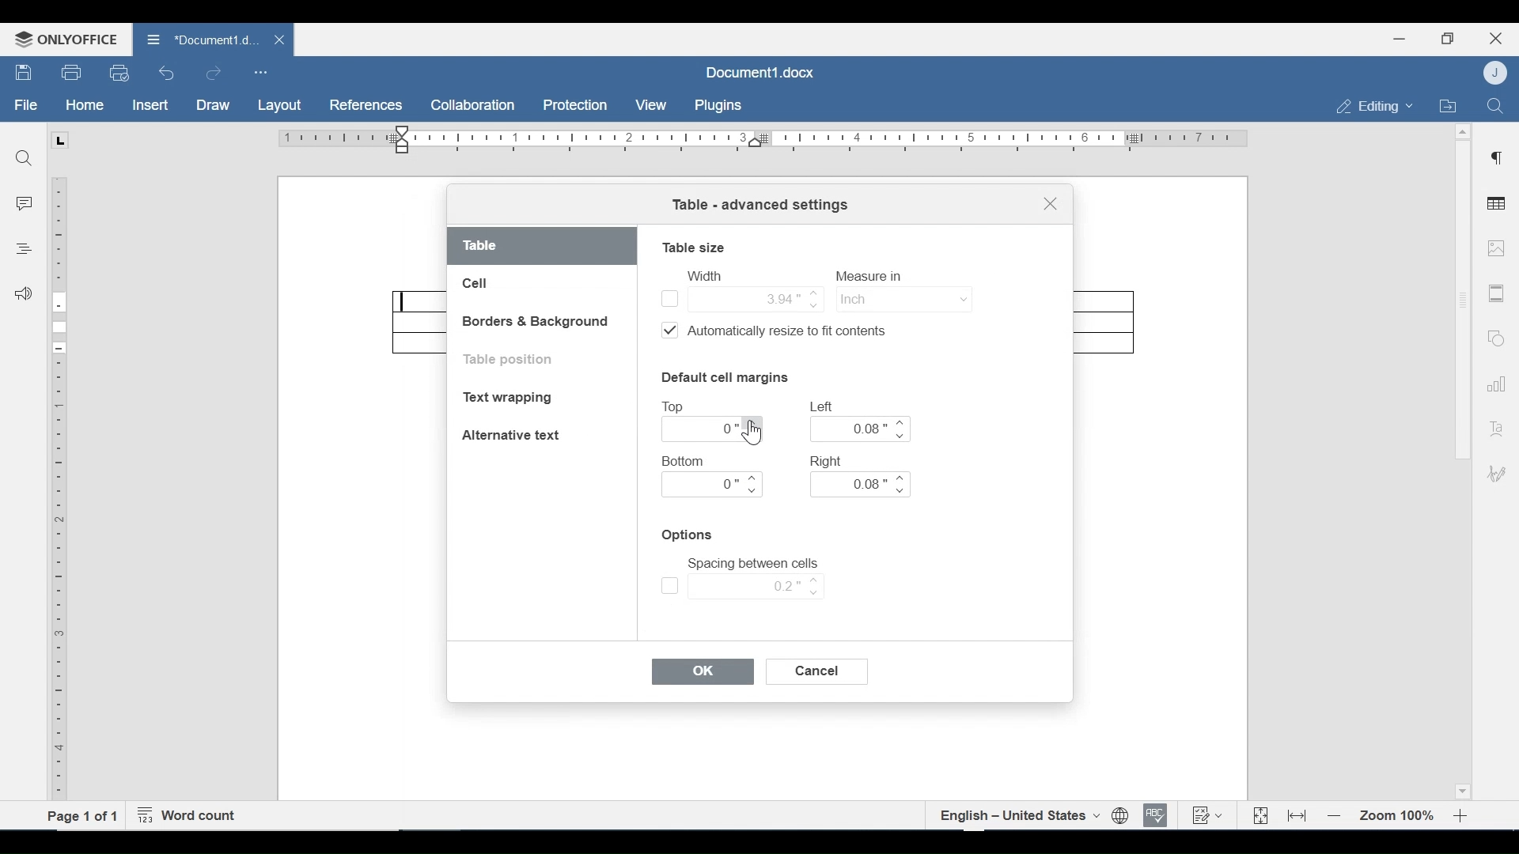 The height and width of the screenshot is (854, 1519). Describe the element at coordinates (1494, 336) in the screenshot. I see `Shapes` at that location.